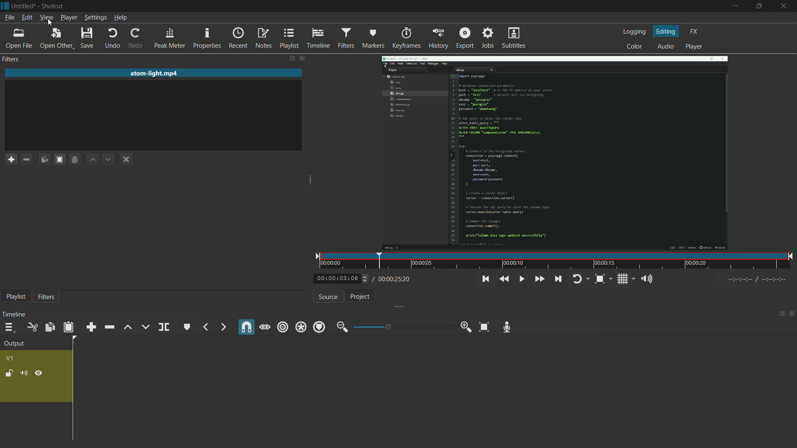  Describe the element at coordinates (303, 59) in the screenshot. I see `close filters pane` at that location.